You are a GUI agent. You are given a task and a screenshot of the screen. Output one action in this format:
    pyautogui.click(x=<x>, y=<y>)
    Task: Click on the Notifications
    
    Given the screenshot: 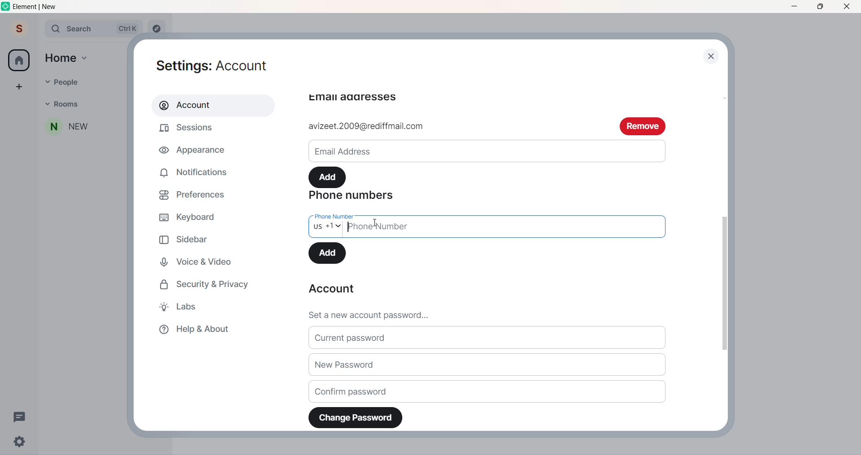 What is the action you would take?
    pyautogui.click(x=197, y=171)
    